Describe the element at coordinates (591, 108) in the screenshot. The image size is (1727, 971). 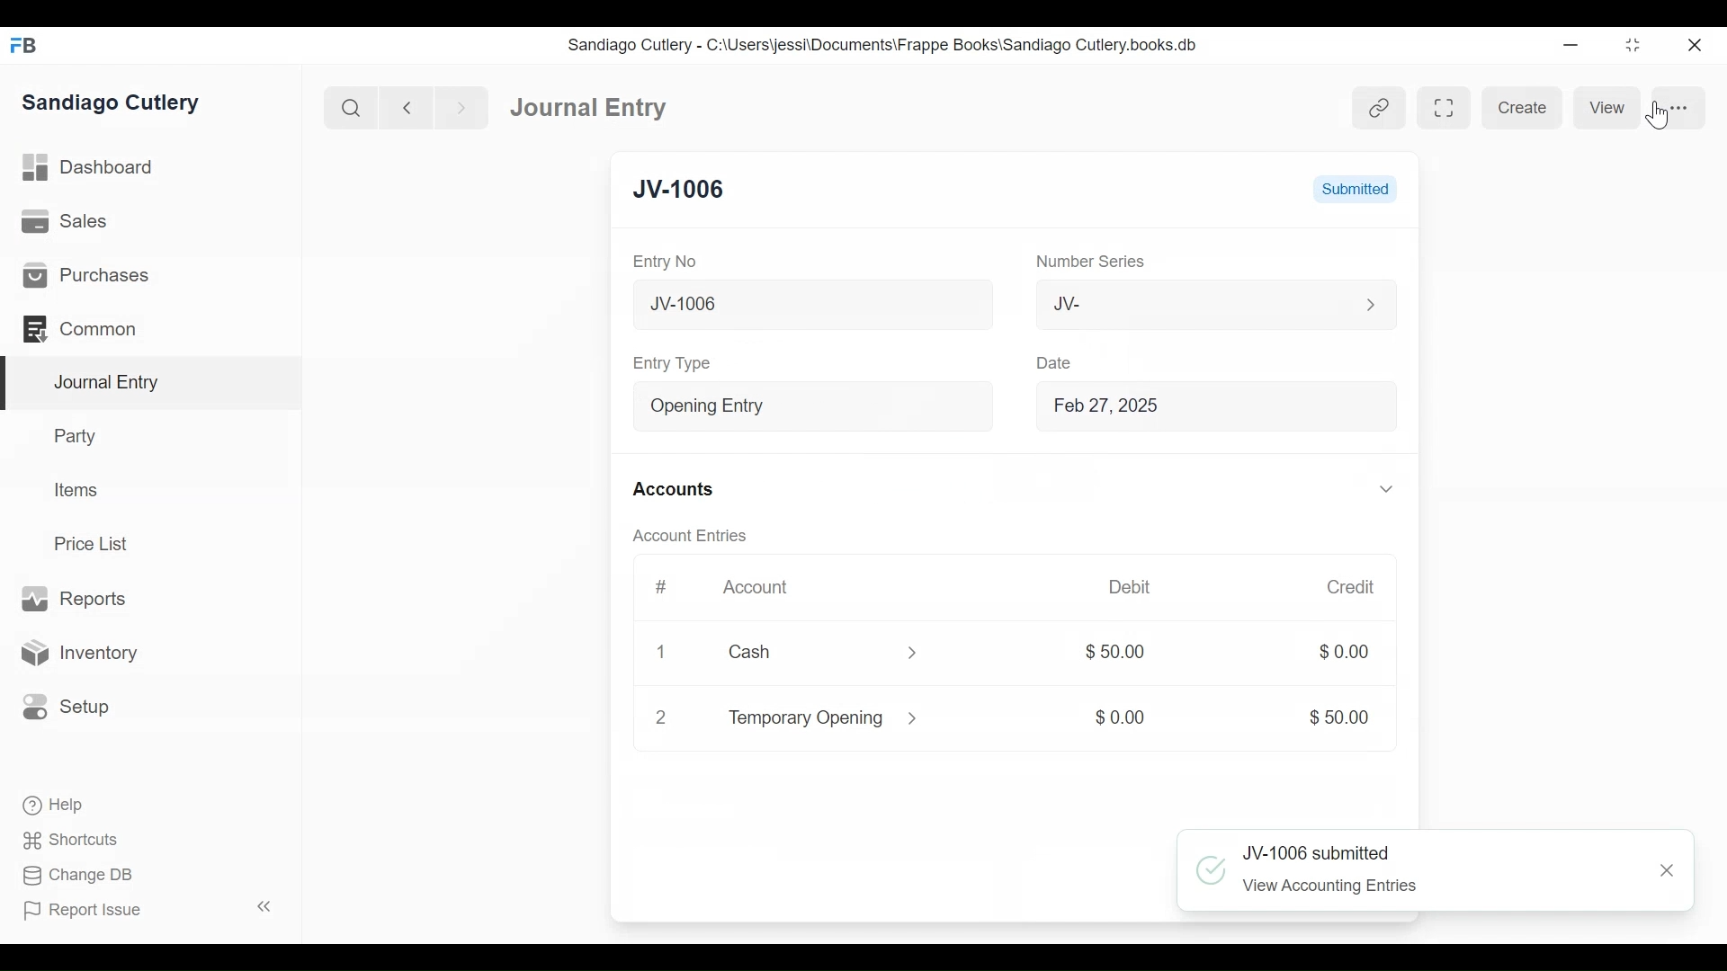
I see `Journal Entry` at that location.